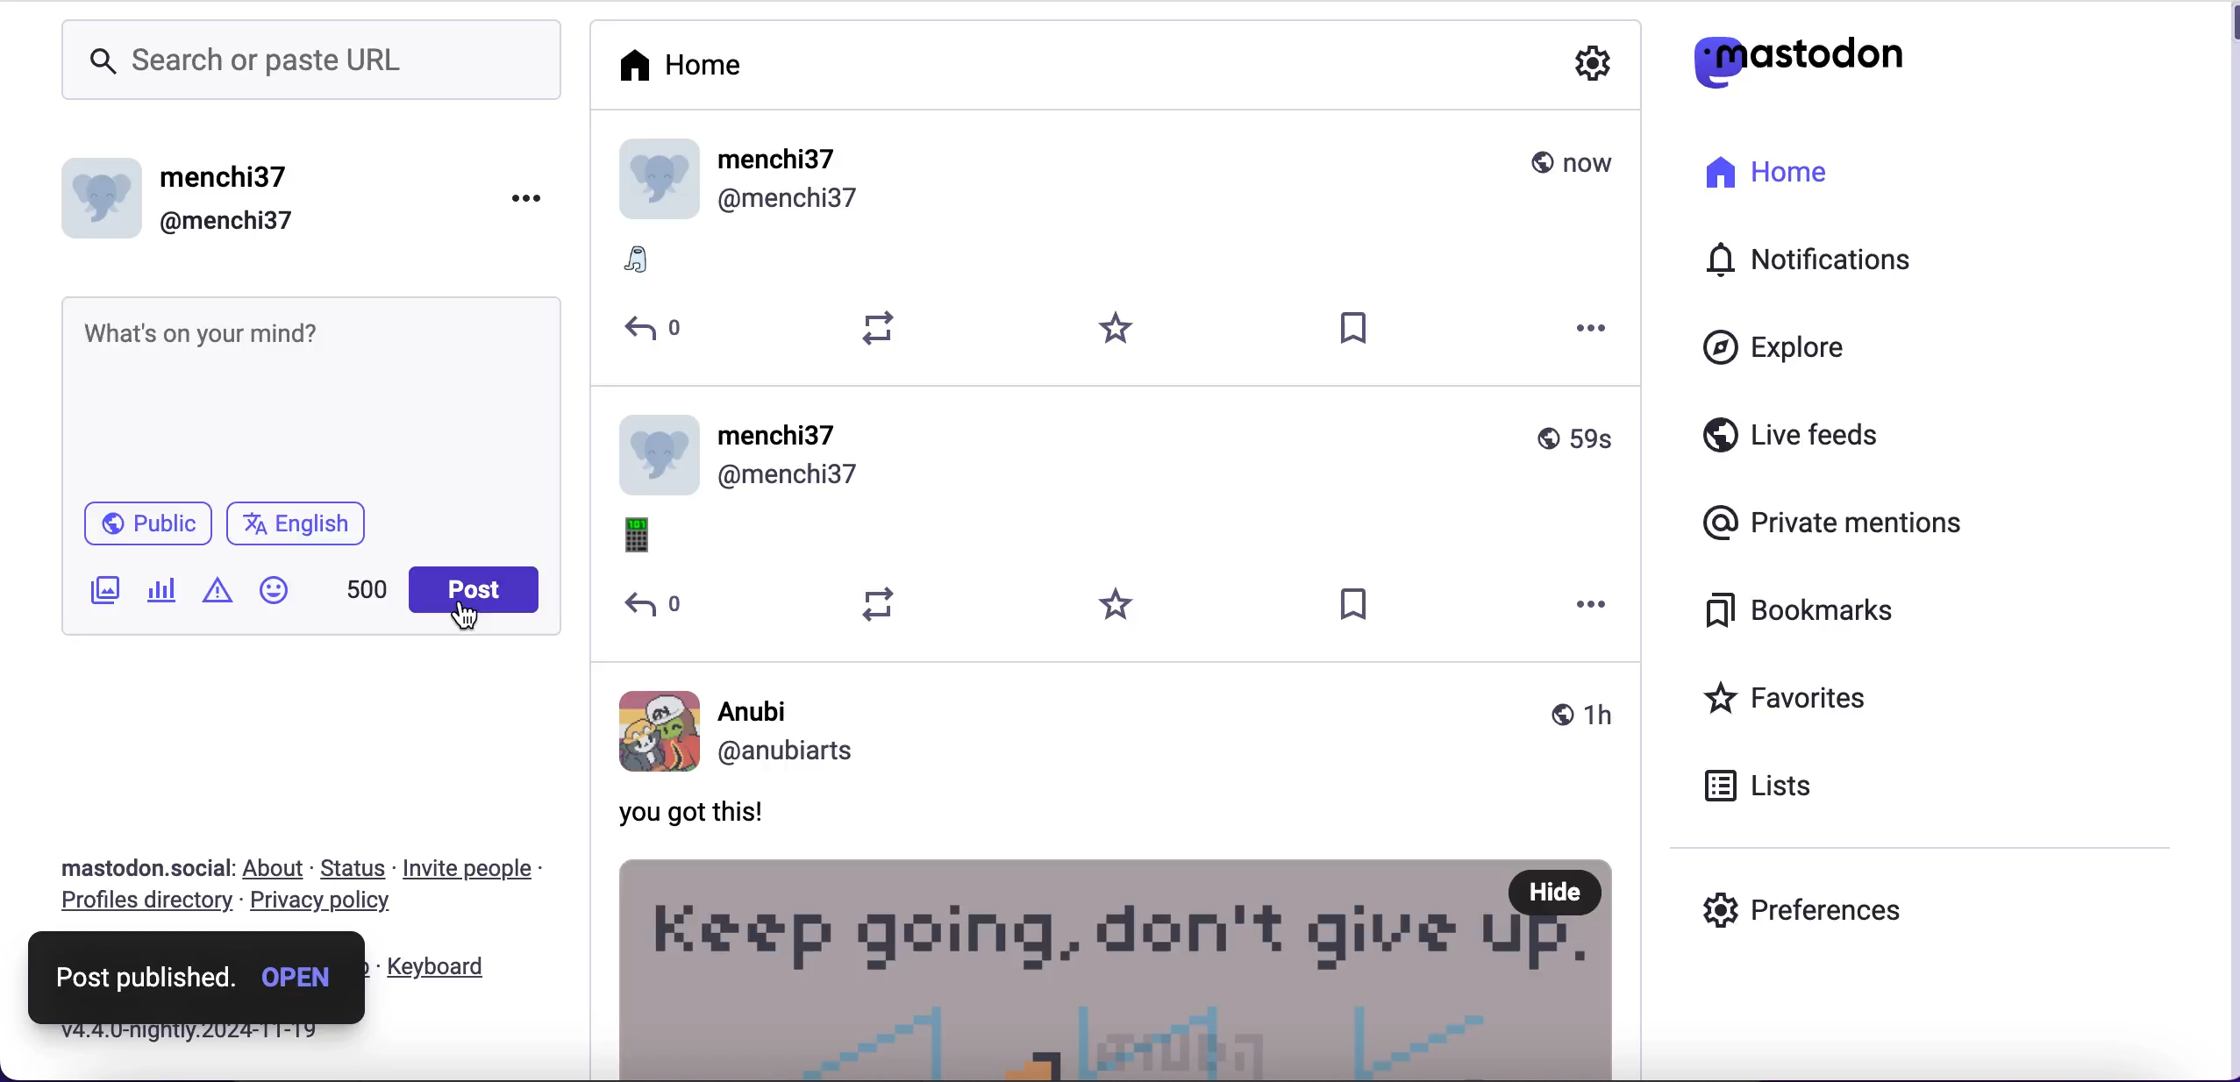 The width and height of the screenshot is (2240, 1082). What do you see at coordinates (1836, 518) in the screenshot?
I see `private mentions` at bounding box center [1836, 518].